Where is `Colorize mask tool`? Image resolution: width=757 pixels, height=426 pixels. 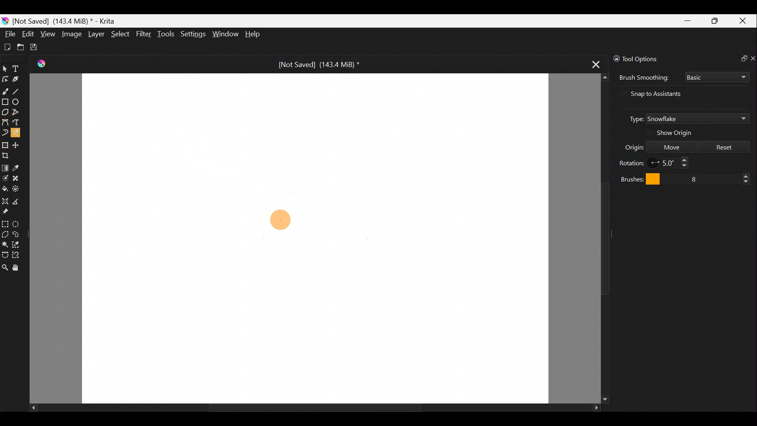
Colorize mask tool is located at coordinates (5, 178).